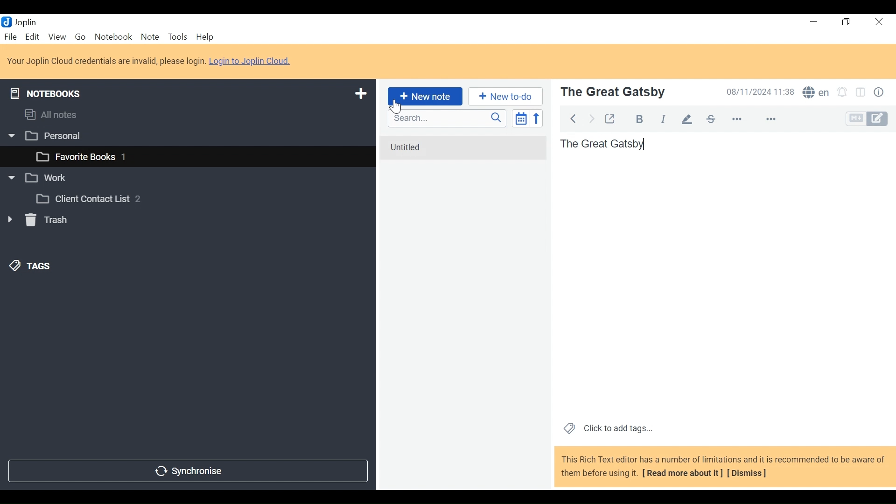  Describe the element at coordinates (448, 119) in the screenshot. I see `Search` at that location.